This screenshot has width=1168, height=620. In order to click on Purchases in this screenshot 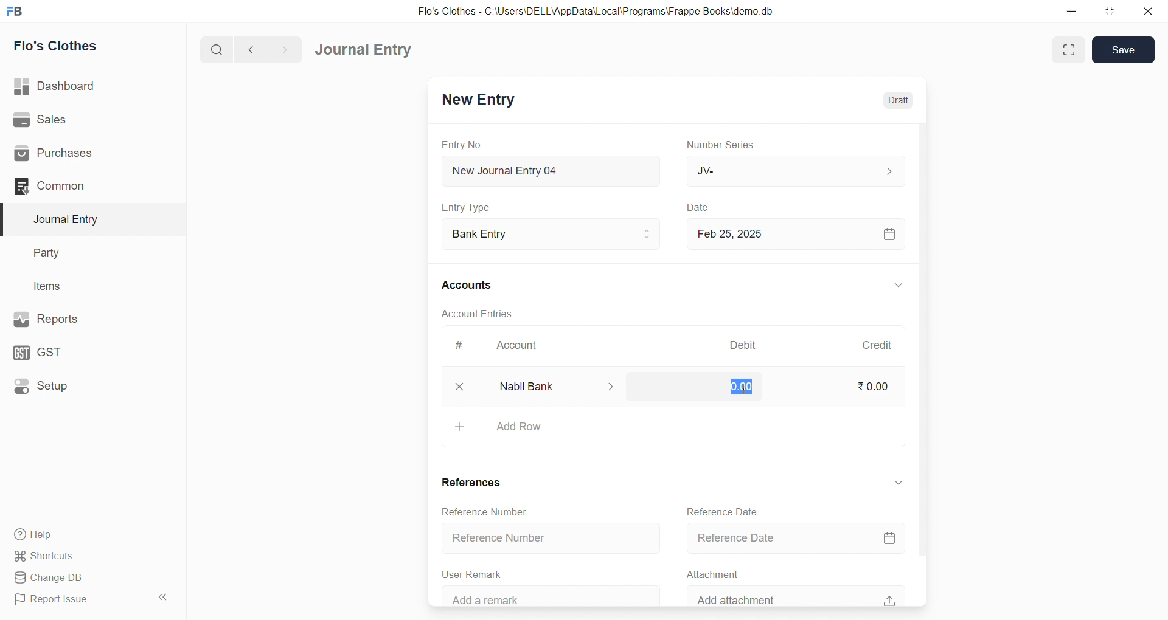, I will do `click(87, 154)`.